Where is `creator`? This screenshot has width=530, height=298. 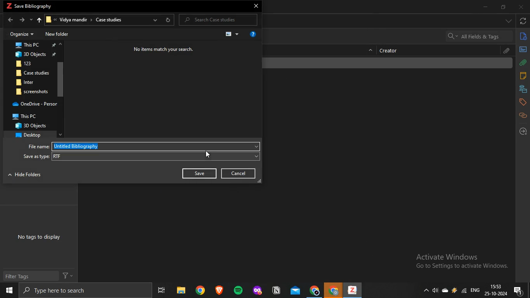
creator is located at coordinates (391, 50).